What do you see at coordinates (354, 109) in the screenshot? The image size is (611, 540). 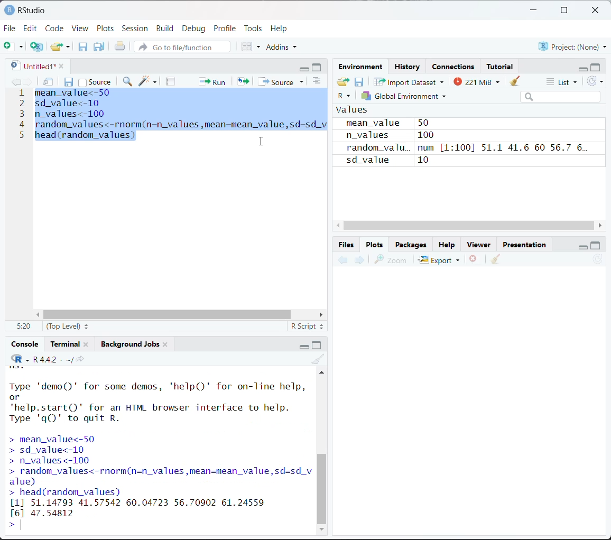 I see `Values` at bounding box center [354, 109].